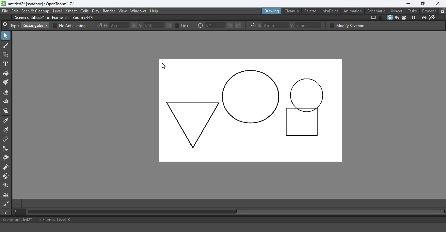  What do you see at coordinates (116, 25) in the screenshot?
I see `H: 0%` at bounding box center [116, 25].